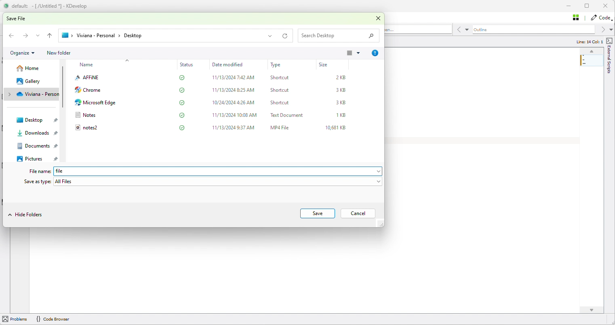 The width and height of the screenshot is (615, 325). I want to click on Shortcut, so click(281, 103).